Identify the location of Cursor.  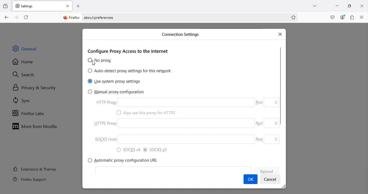
(94, 63).